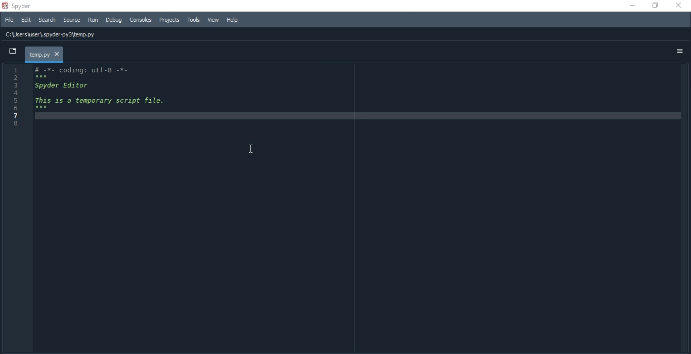 The height and width of the screenshot is (354, 691). What do you see at coordinates (10, 53) in the screenshot?
I see `dropdown` at bounding box center [10, 53].